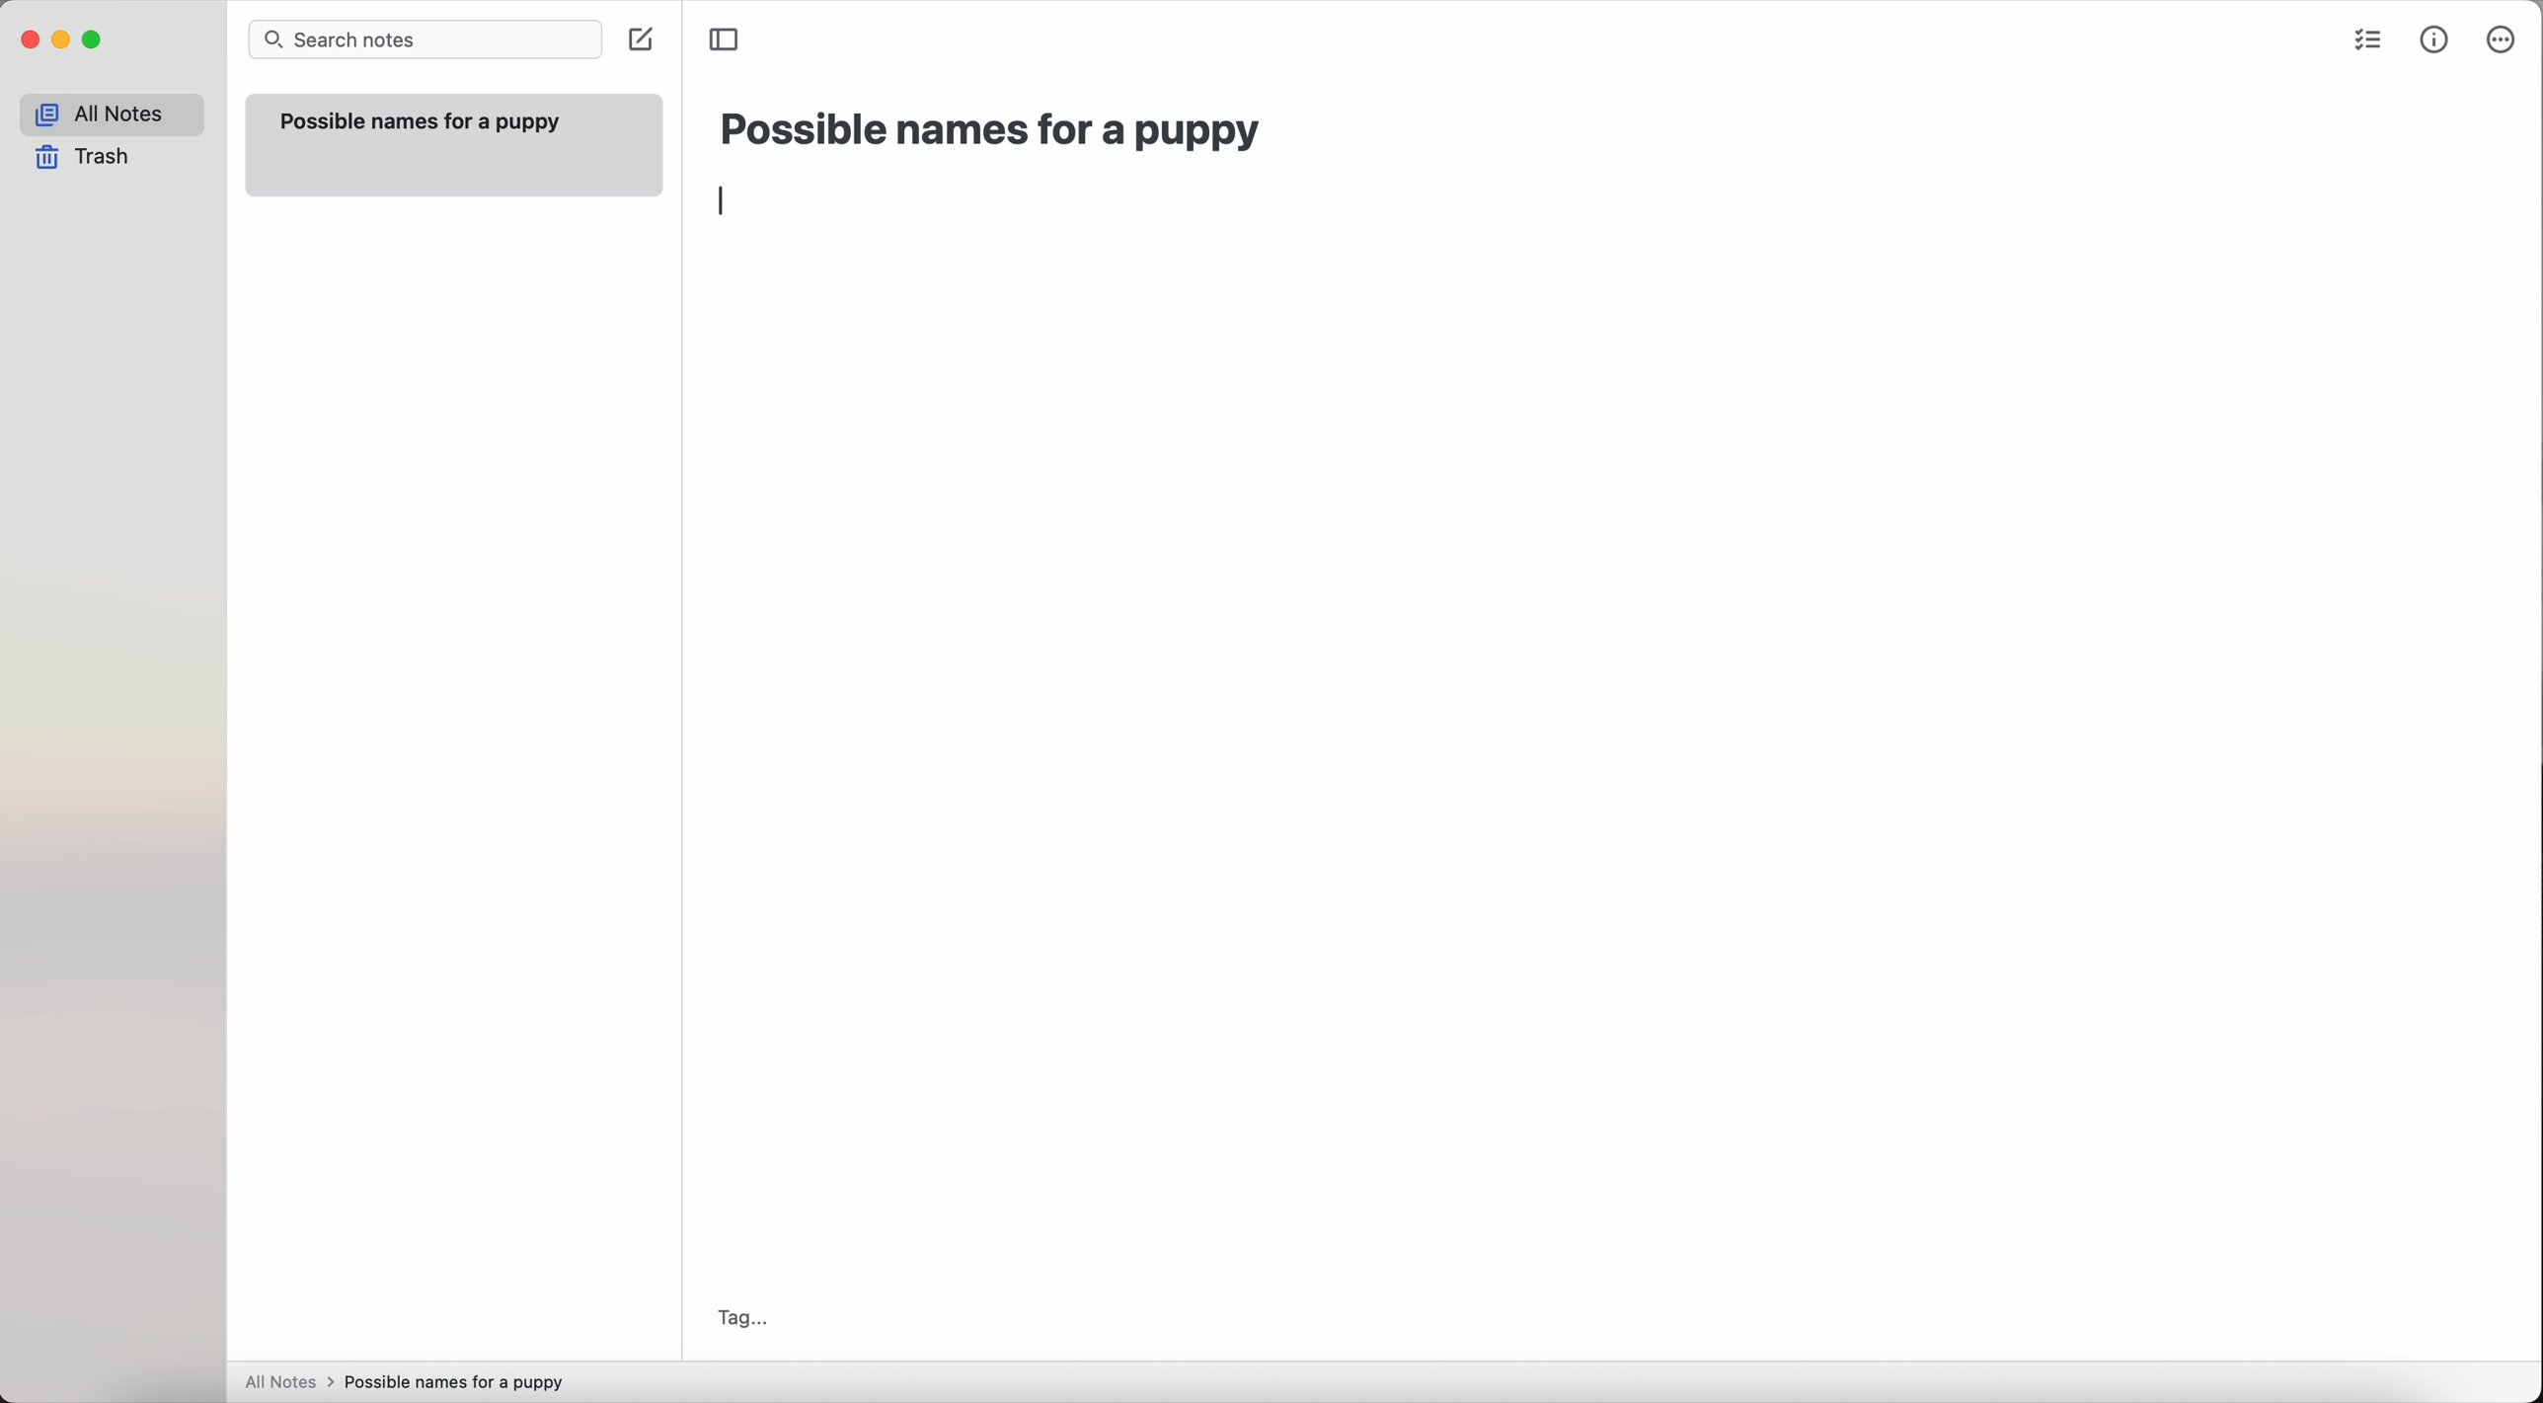 Image resolution: width=2543 pixels, height=1403 pixels. What do you see at coordinates (450, 143) in the screenshot?
I see `possible names for a puppy note` at bounding box center [450, 143].